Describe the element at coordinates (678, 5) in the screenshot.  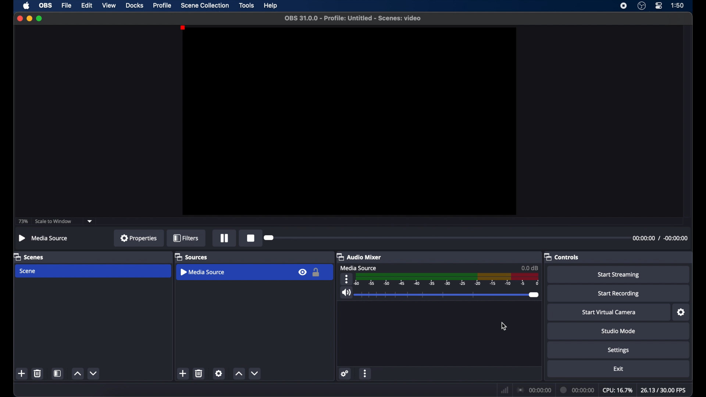
I see `time` at that location.